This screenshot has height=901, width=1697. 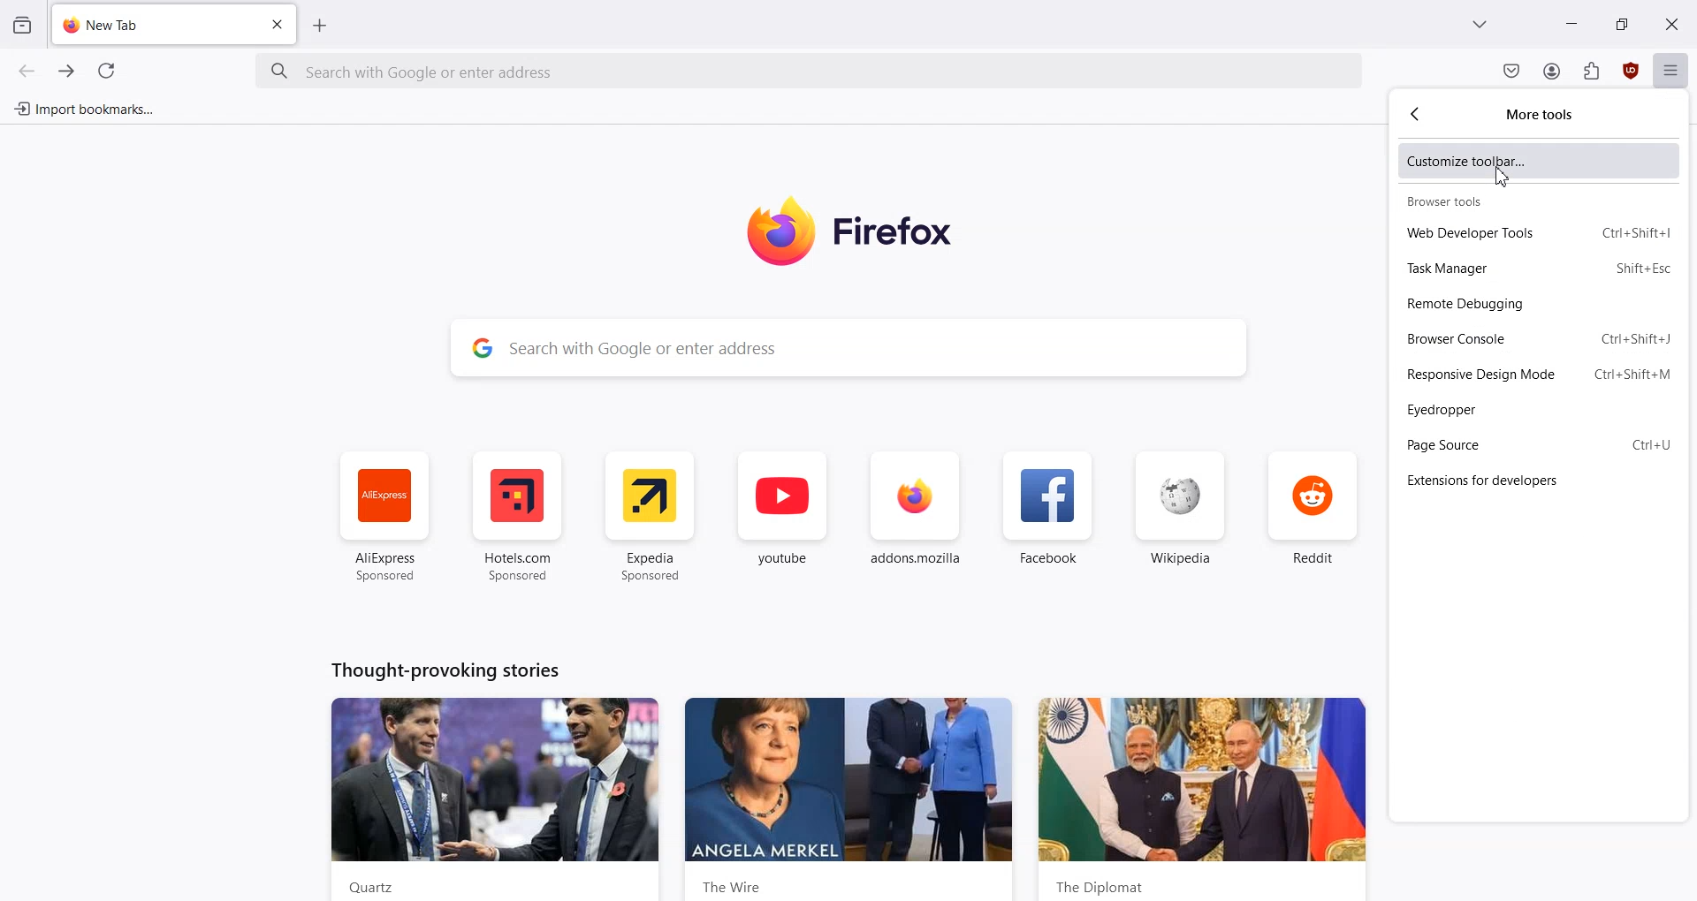 I want to click on Task Manager, so click(x=1497, y=269).